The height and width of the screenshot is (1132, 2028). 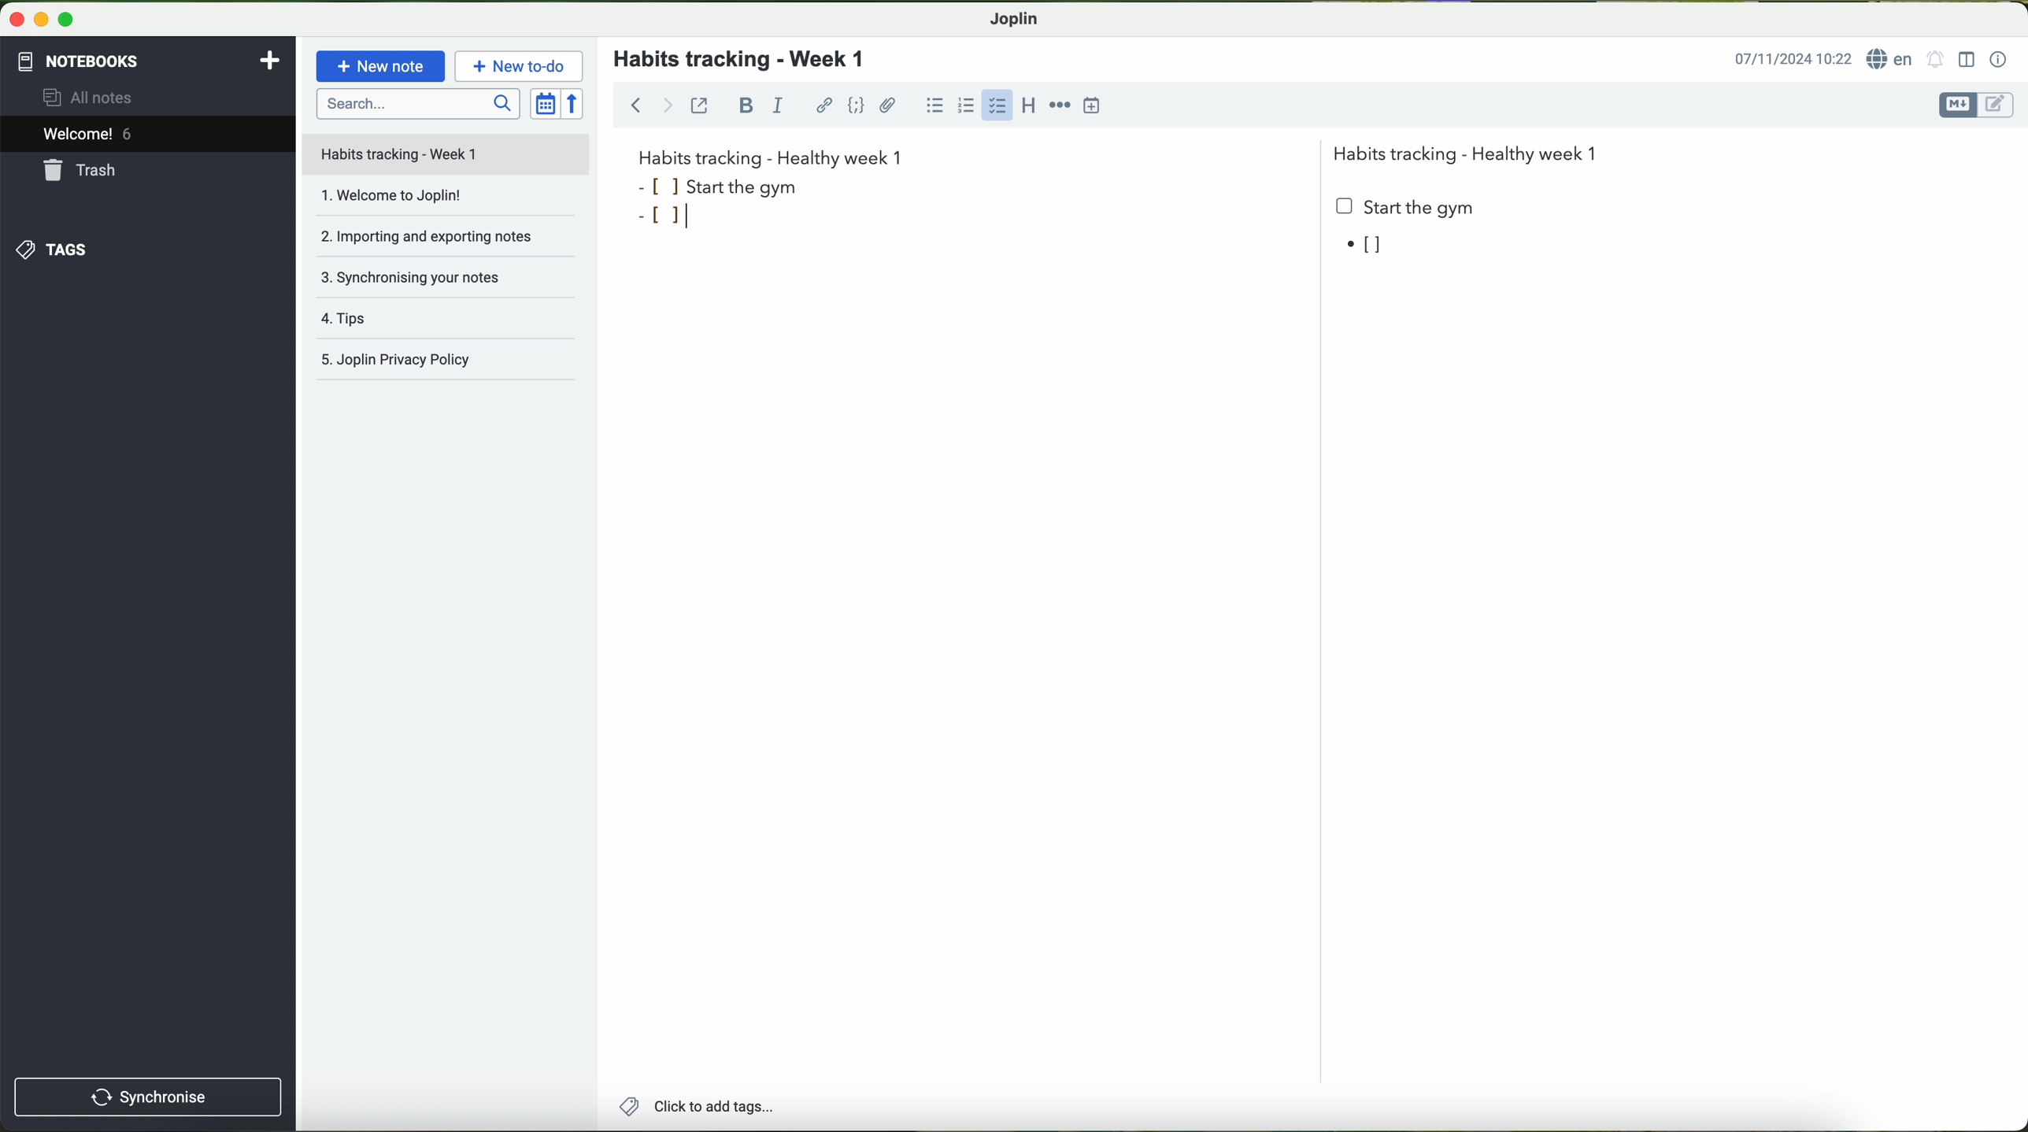 I want to click on synchronising your notes, so click(x=452, y=283).